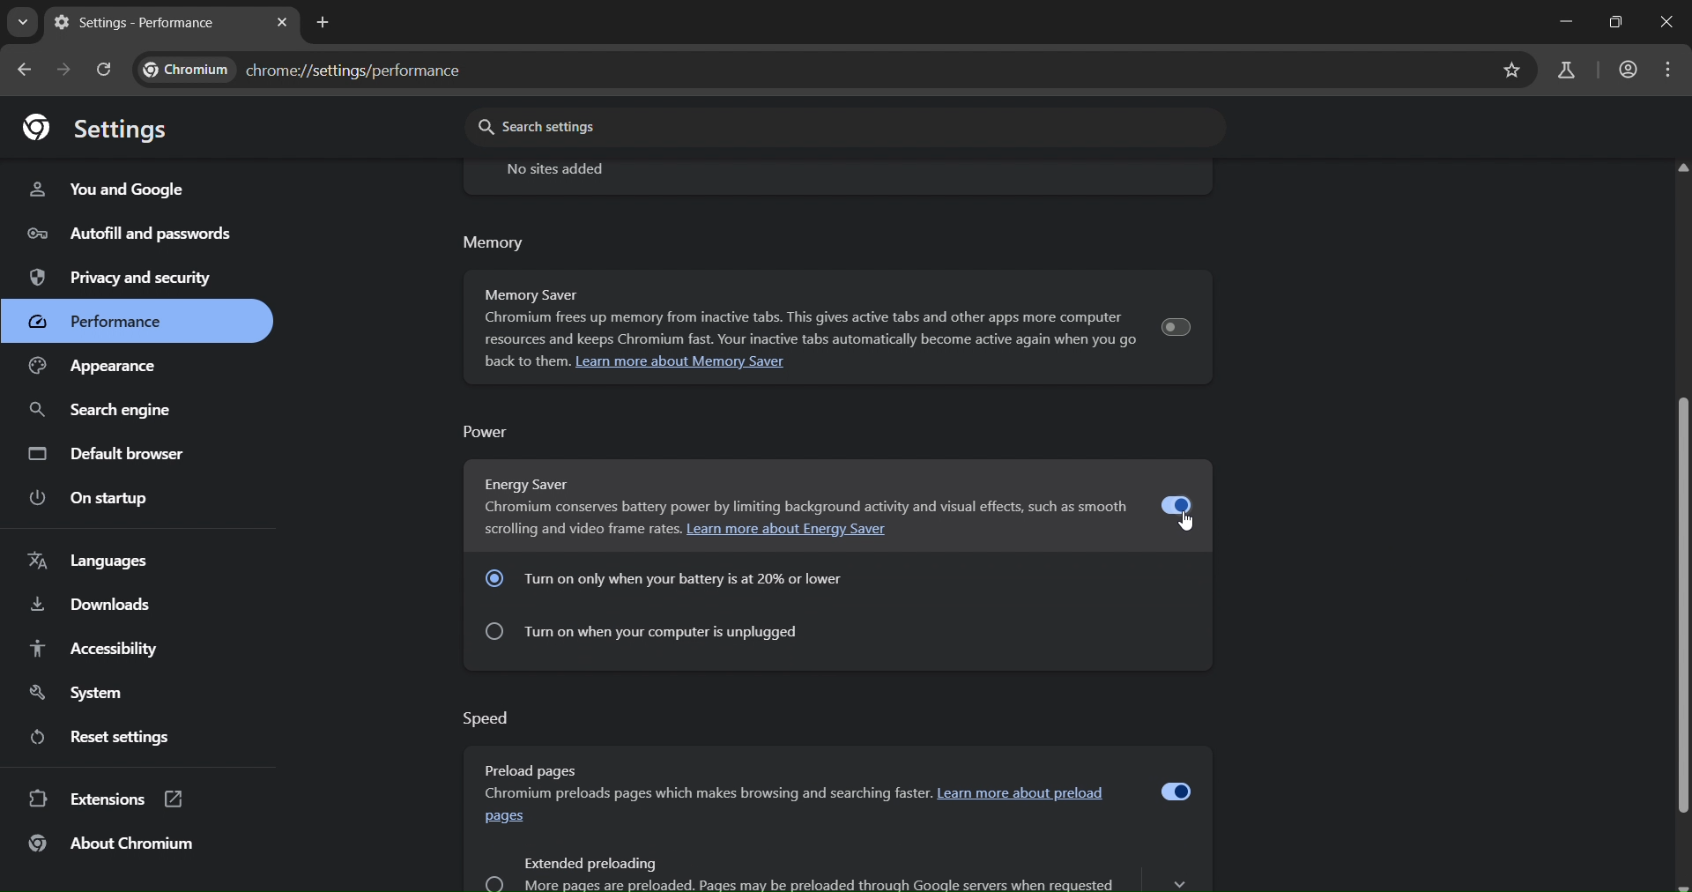 Image resolution: width=1692 pixels, height=892 pixels. I want to click on search settings, so click(592, 128).